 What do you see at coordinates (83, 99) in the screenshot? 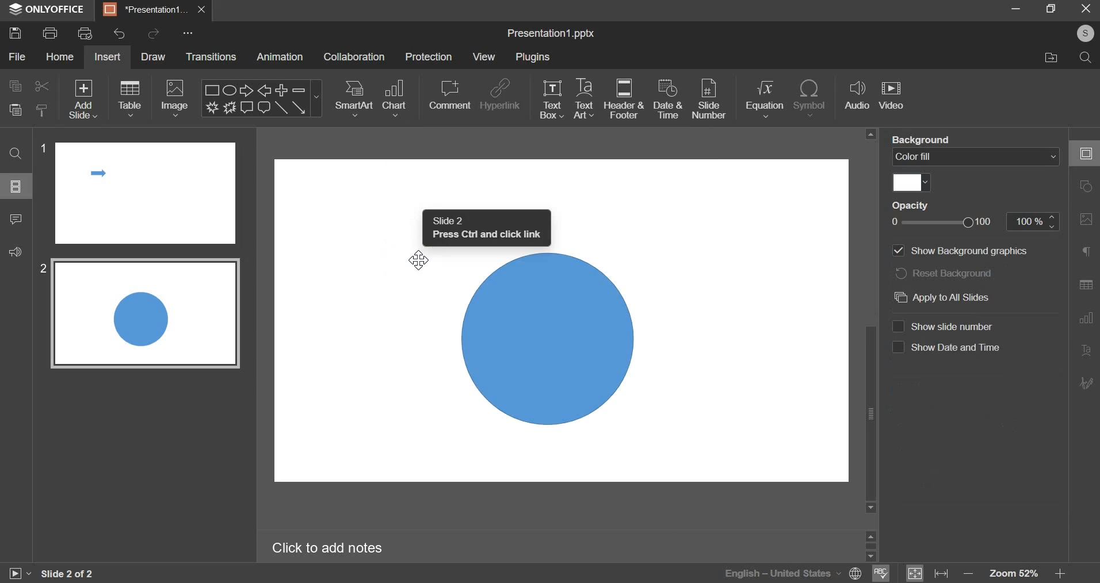
I see `add slide` at bounding box center [83, 99].